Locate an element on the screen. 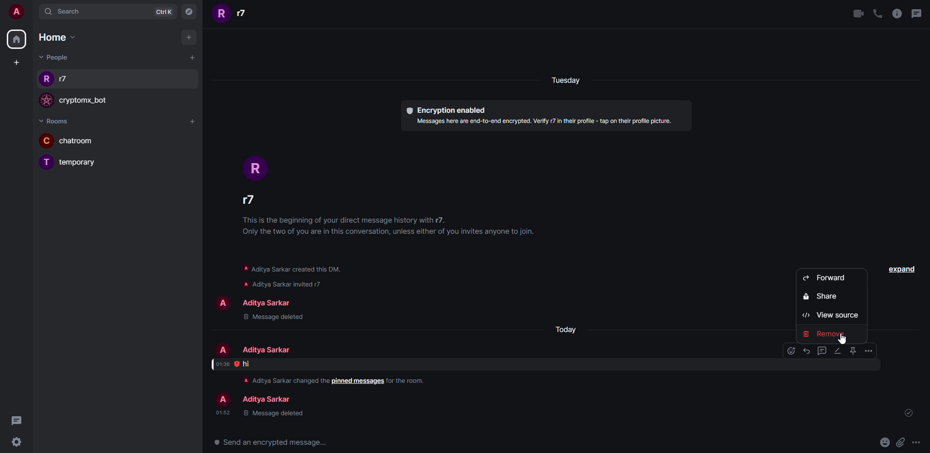 The height and width of the screenshot is (453, 930). people is located at coordinates (265, 302).